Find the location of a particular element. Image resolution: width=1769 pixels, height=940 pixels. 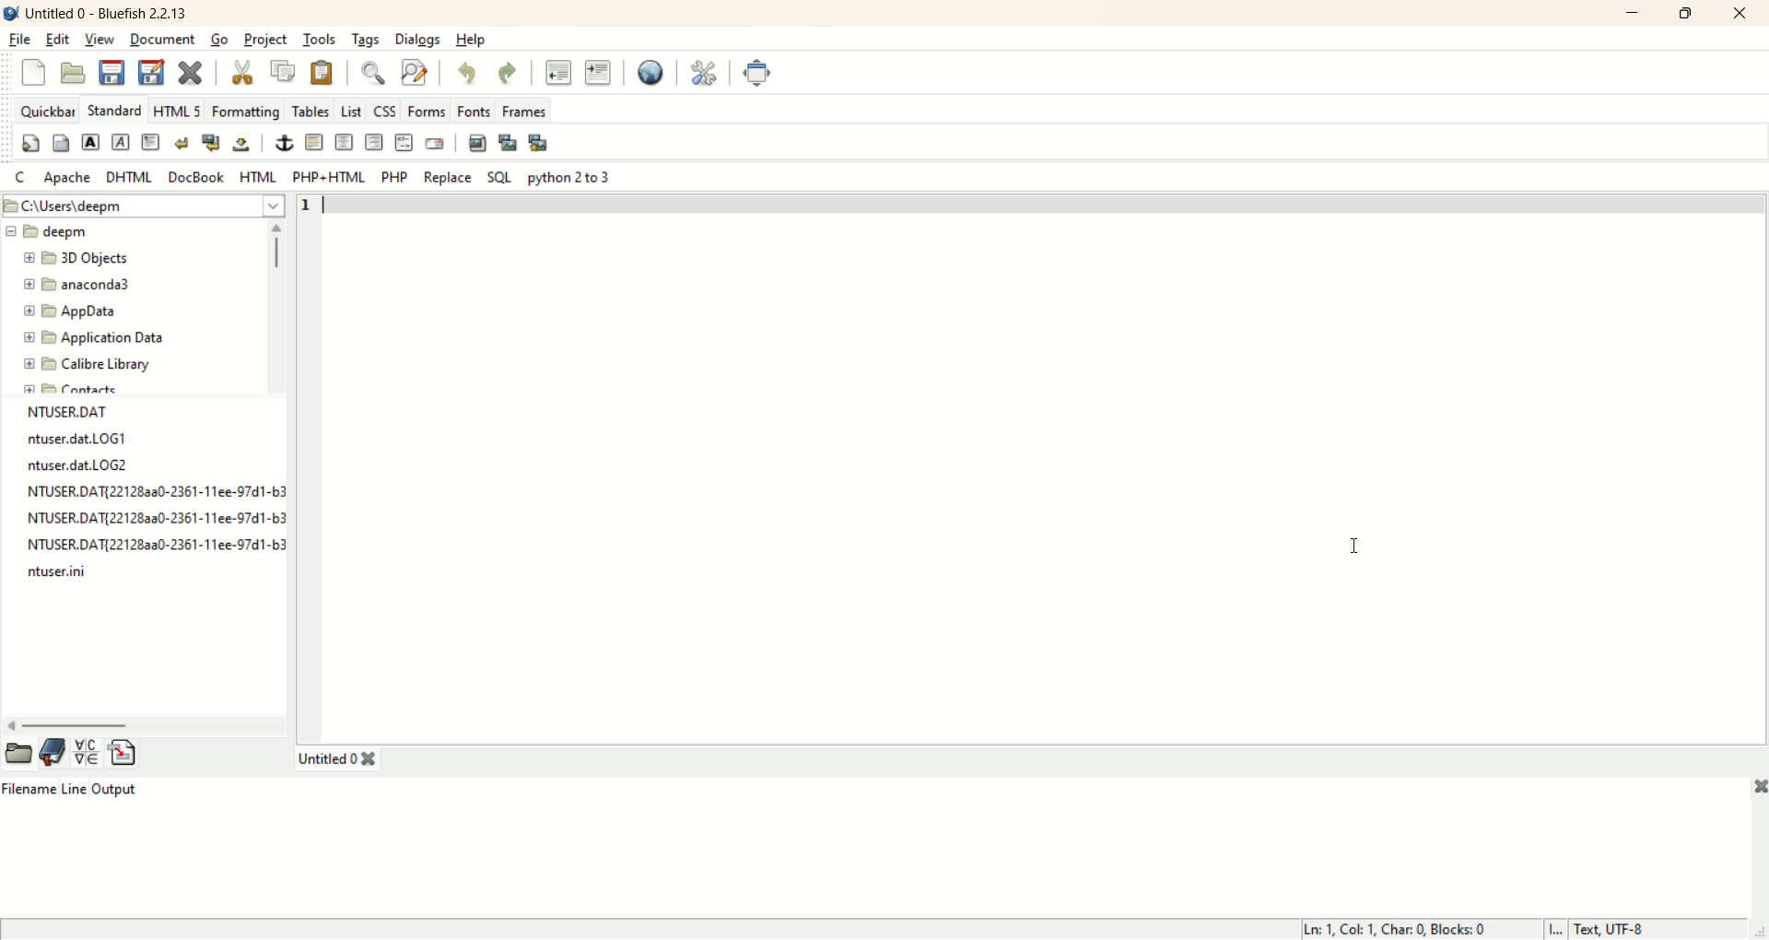

right justify is located at coordinates (373, 146).